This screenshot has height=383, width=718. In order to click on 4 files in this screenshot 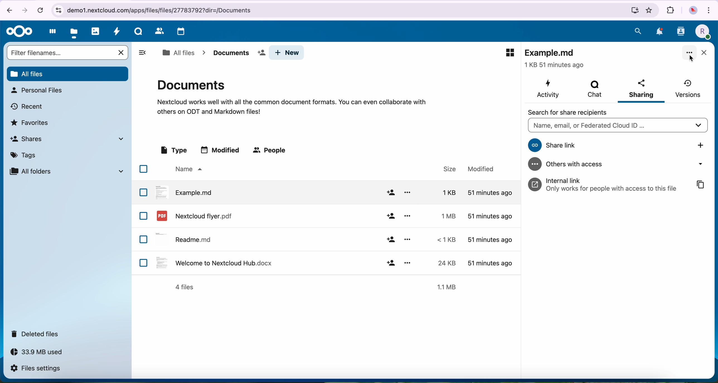, I will do `click(185, 287)`.